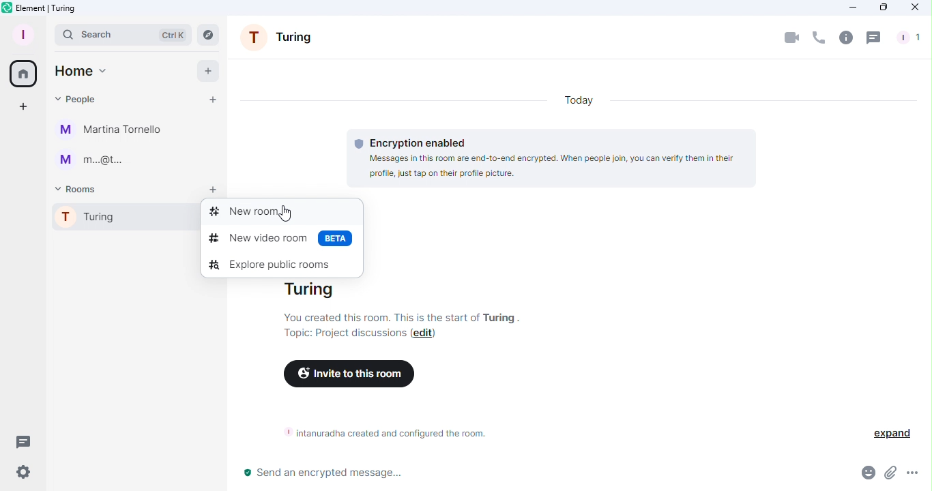  I want to click on Add room, so click(214, 190).